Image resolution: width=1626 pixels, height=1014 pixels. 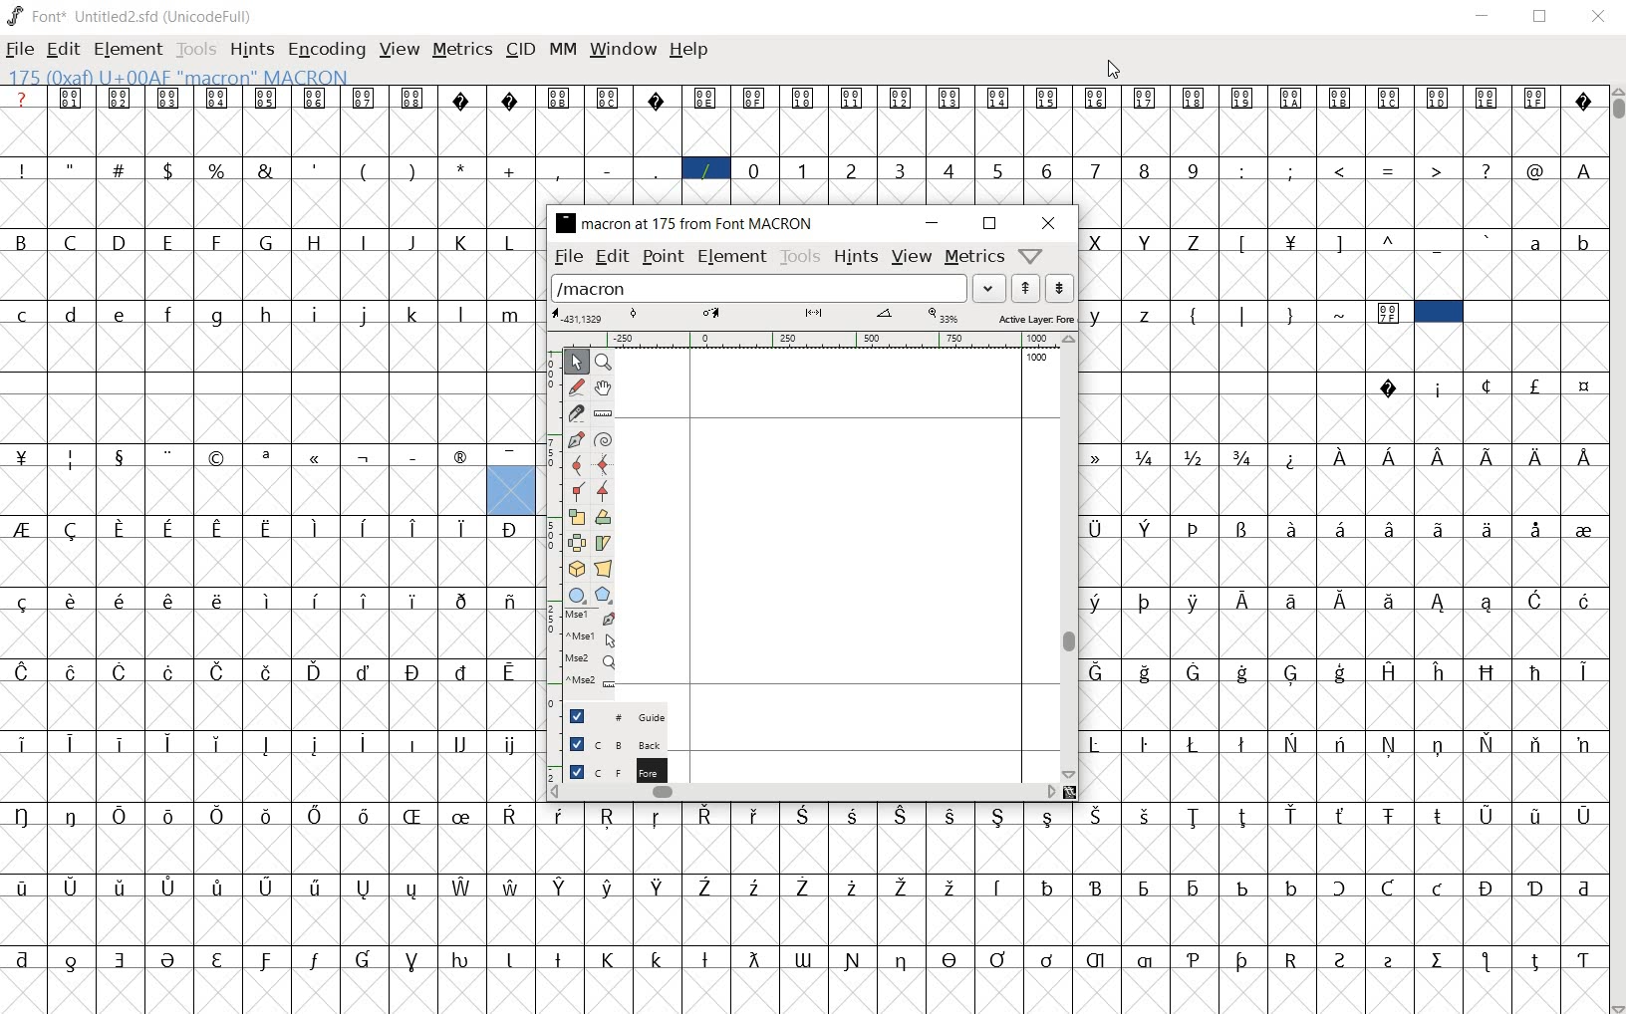 What do you see at coordinates (1245, 816) in the screenshot?
I see `Symbol` at bounding box center [1245, 816].